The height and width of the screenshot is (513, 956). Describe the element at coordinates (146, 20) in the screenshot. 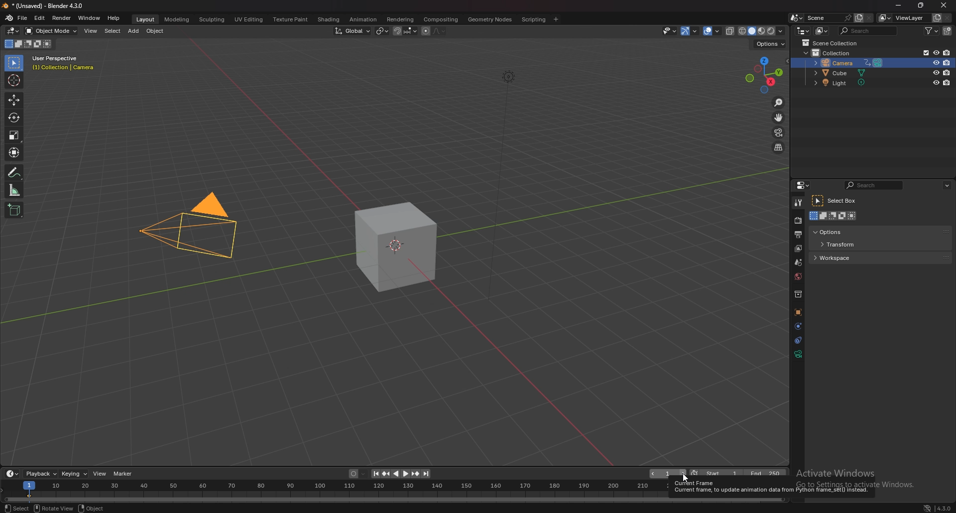

I see `layout` at that location.